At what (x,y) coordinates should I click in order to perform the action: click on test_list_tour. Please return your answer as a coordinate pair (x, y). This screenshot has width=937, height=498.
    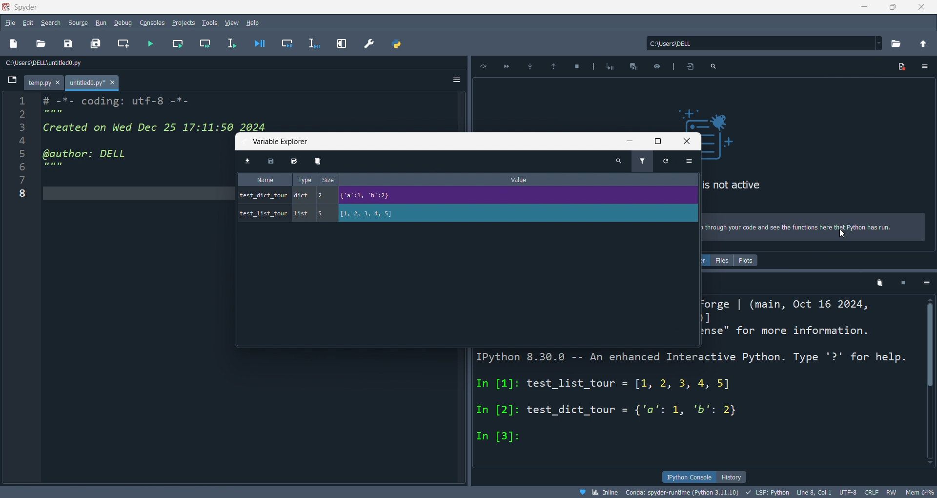
    Looking at the image, I should click on (468, 213).